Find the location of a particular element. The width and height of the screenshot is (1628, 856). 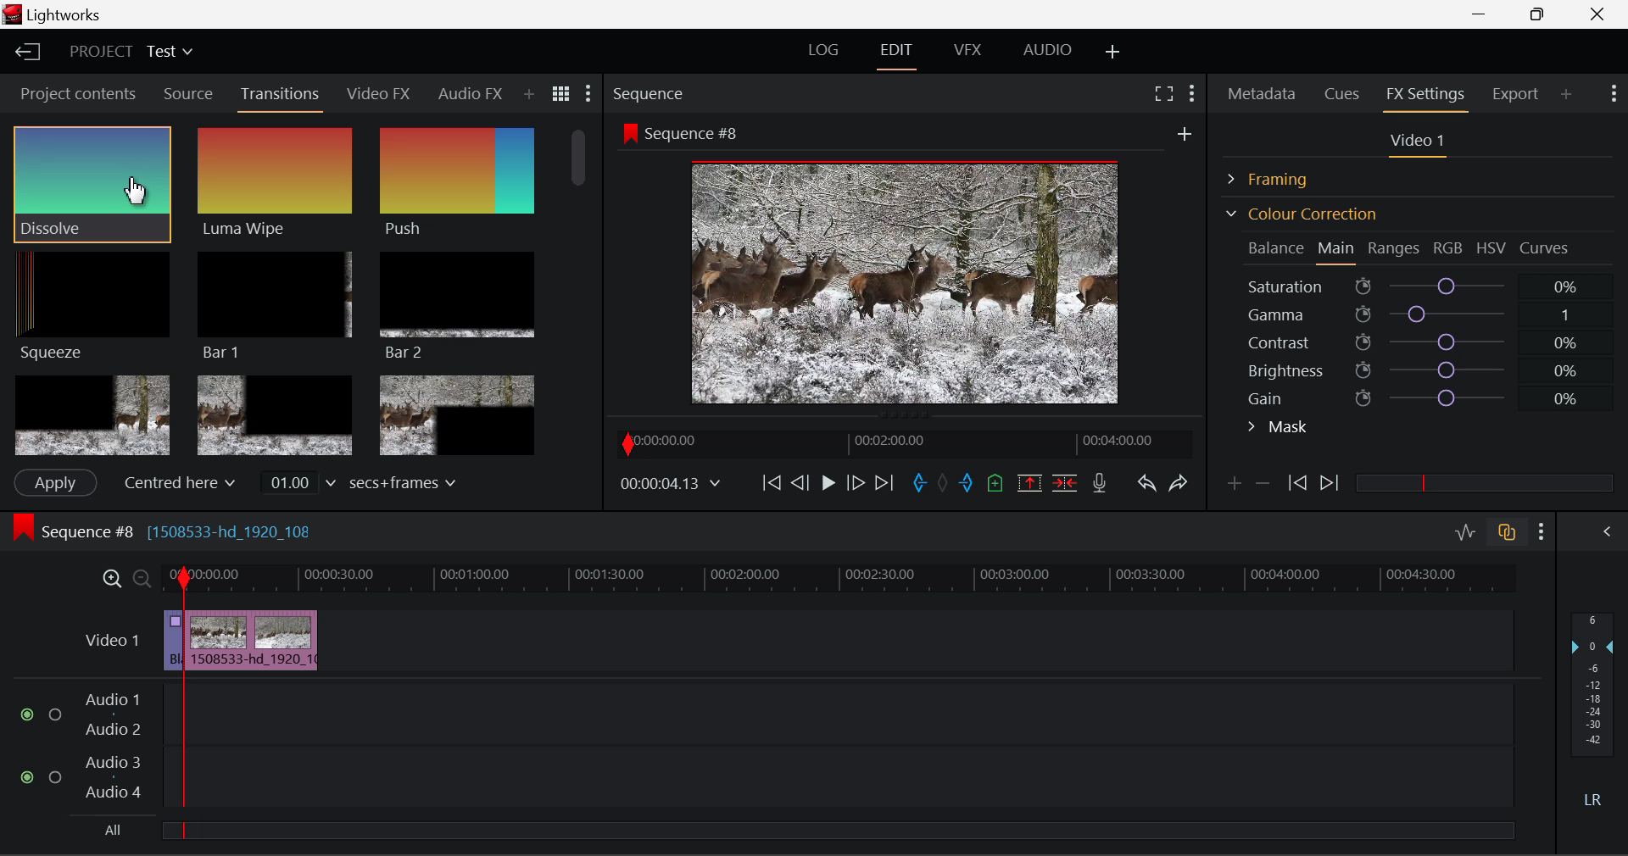

Previous keyframe is located at coordinates (1296, 484).